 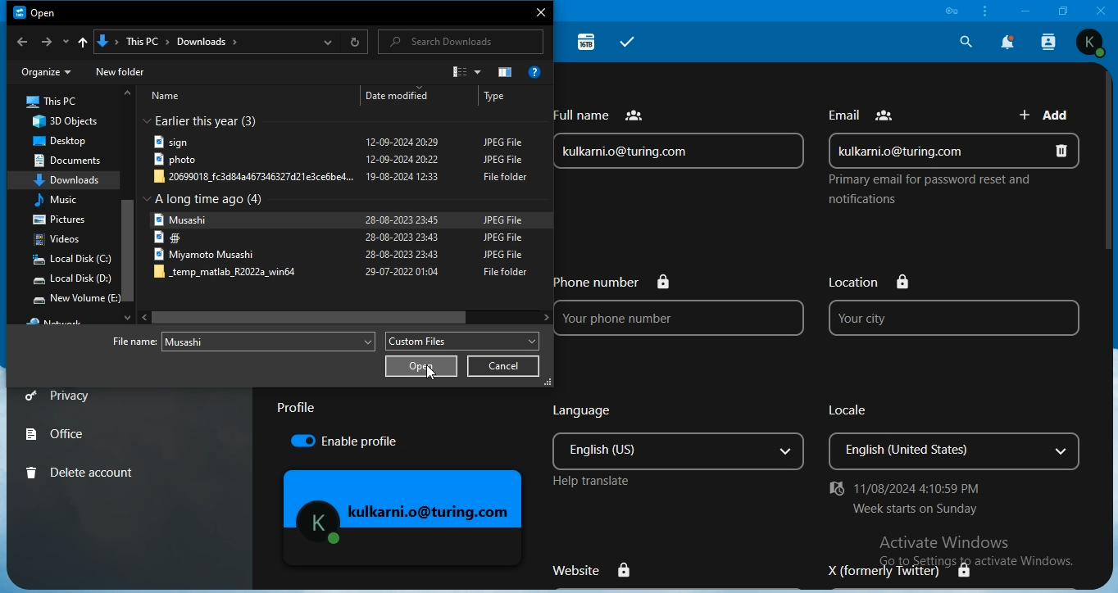 What do you see at coordinates (1048, 113) in the screenshot?
I see `add` at bounding box center [1048, 113].